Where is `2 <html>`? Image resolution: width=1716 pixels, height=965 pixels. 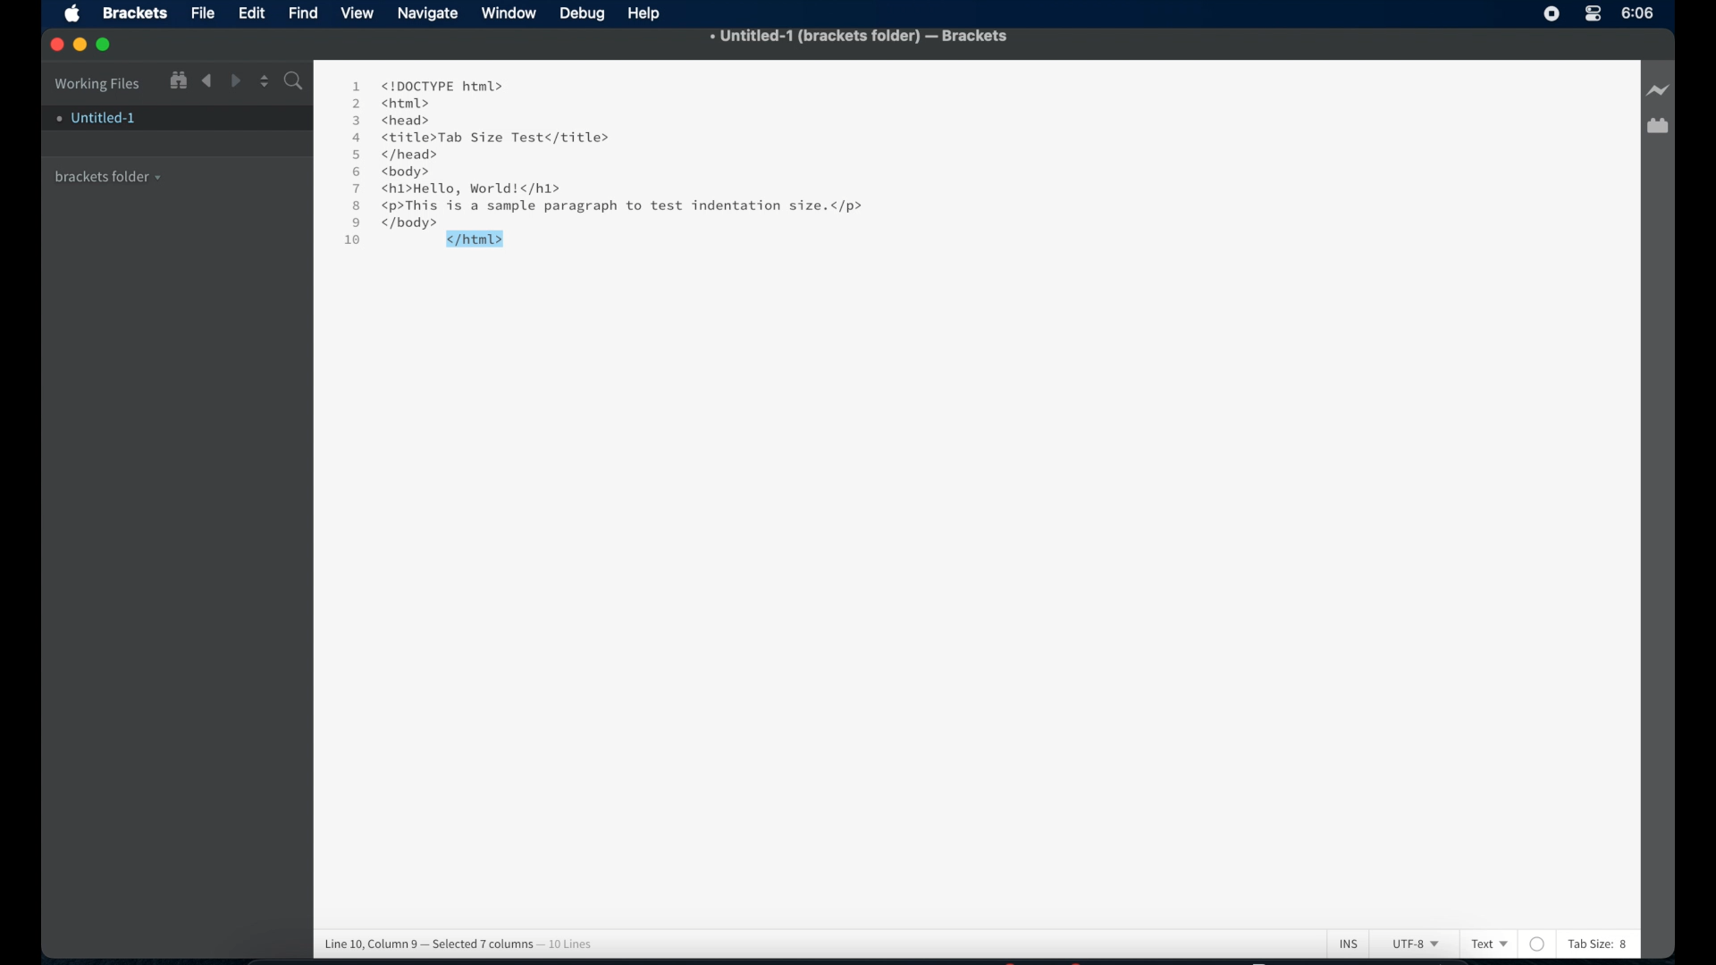
2 <html> is located at coordinates (391, 103).